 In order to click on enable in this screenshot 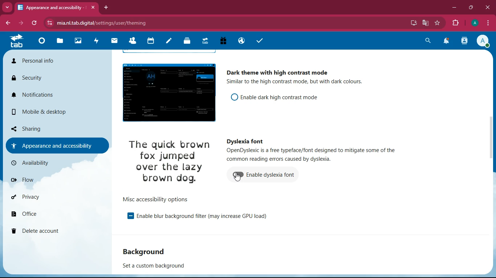, I will do `click(272, 176)`.